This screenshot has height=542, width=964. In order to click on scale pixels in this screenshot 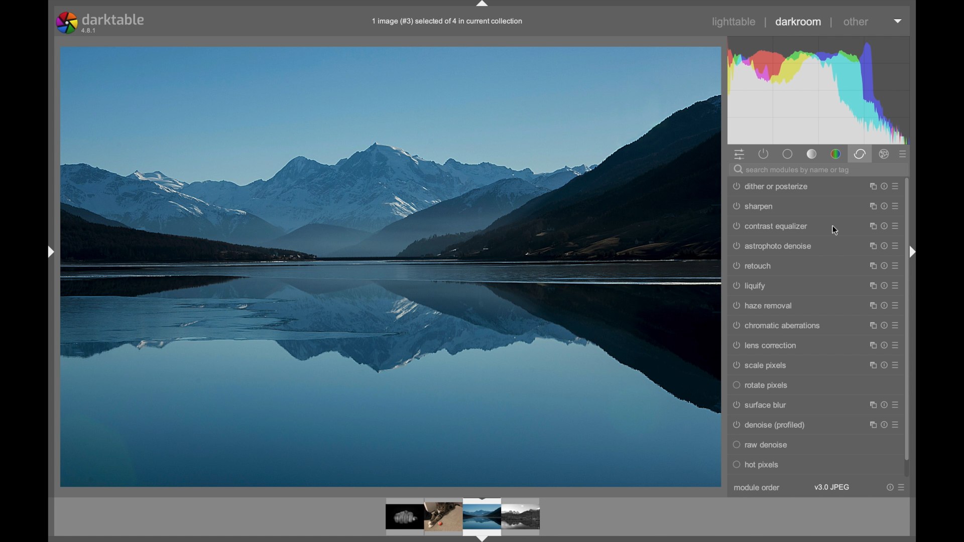, I will do `click(761, 366)`.